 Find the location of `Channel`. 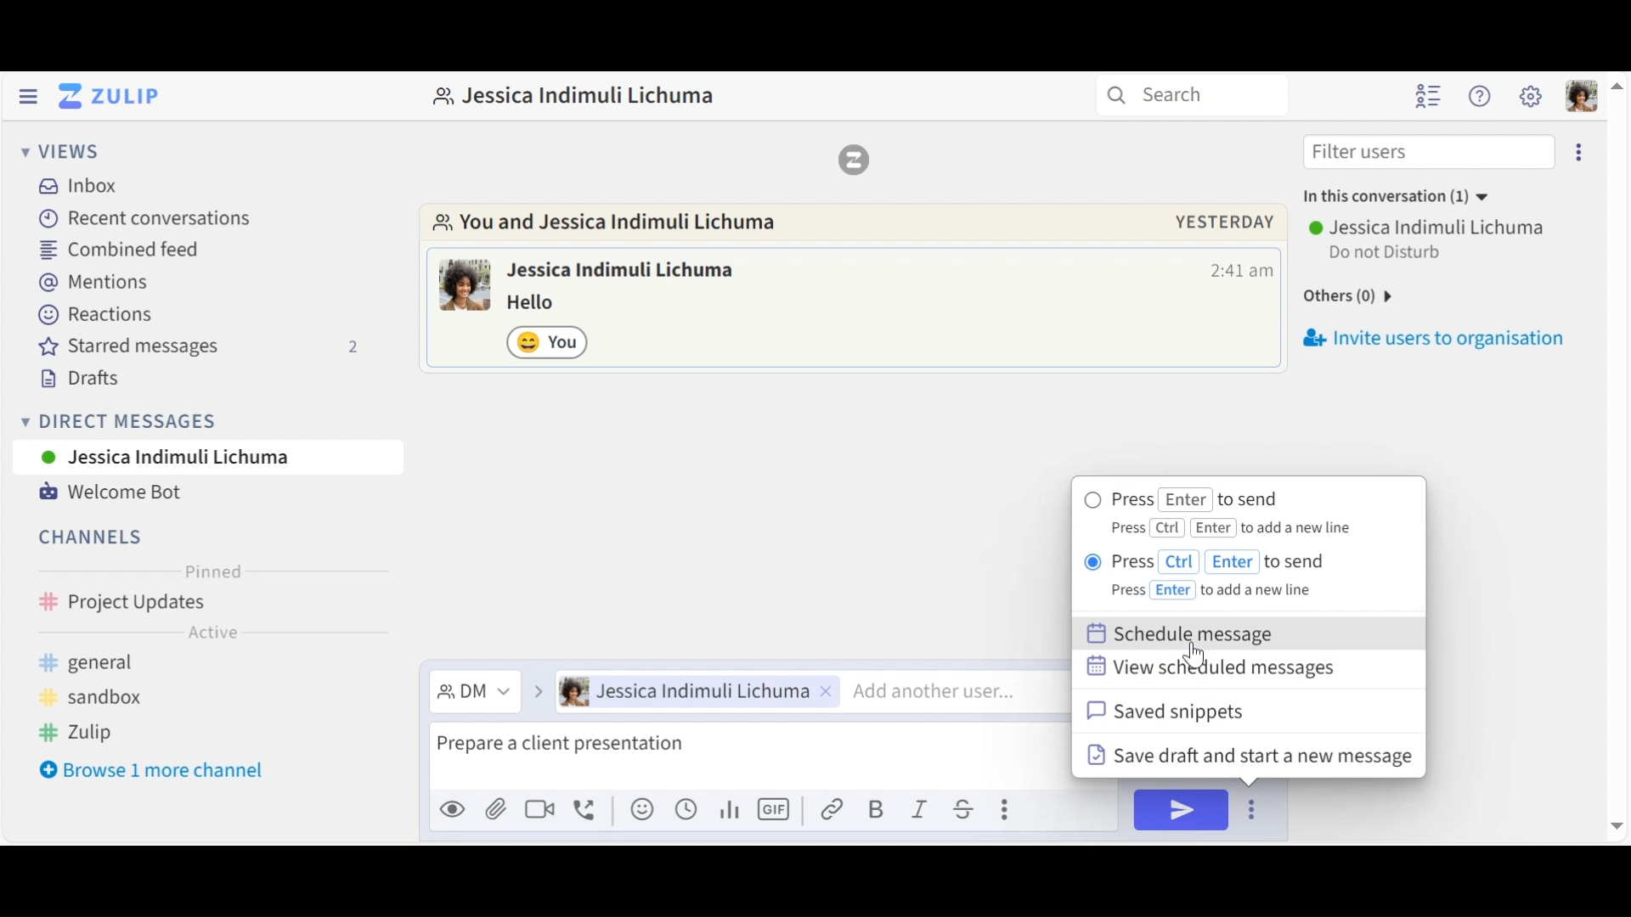

Channel is located at coordinates (207, 604).